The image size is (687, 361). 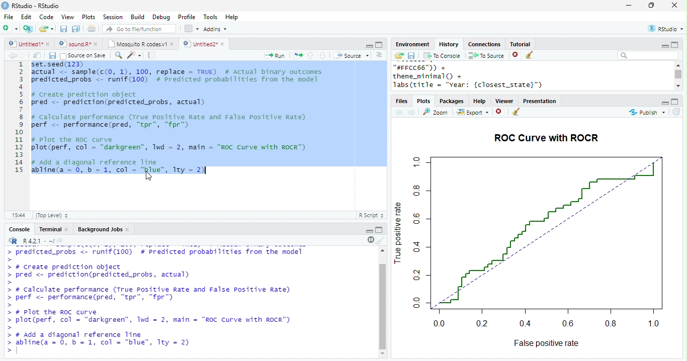 What do you see at coordinates (411, 56) in the screenshot?
I see `save` at bounding box center [411, 56].